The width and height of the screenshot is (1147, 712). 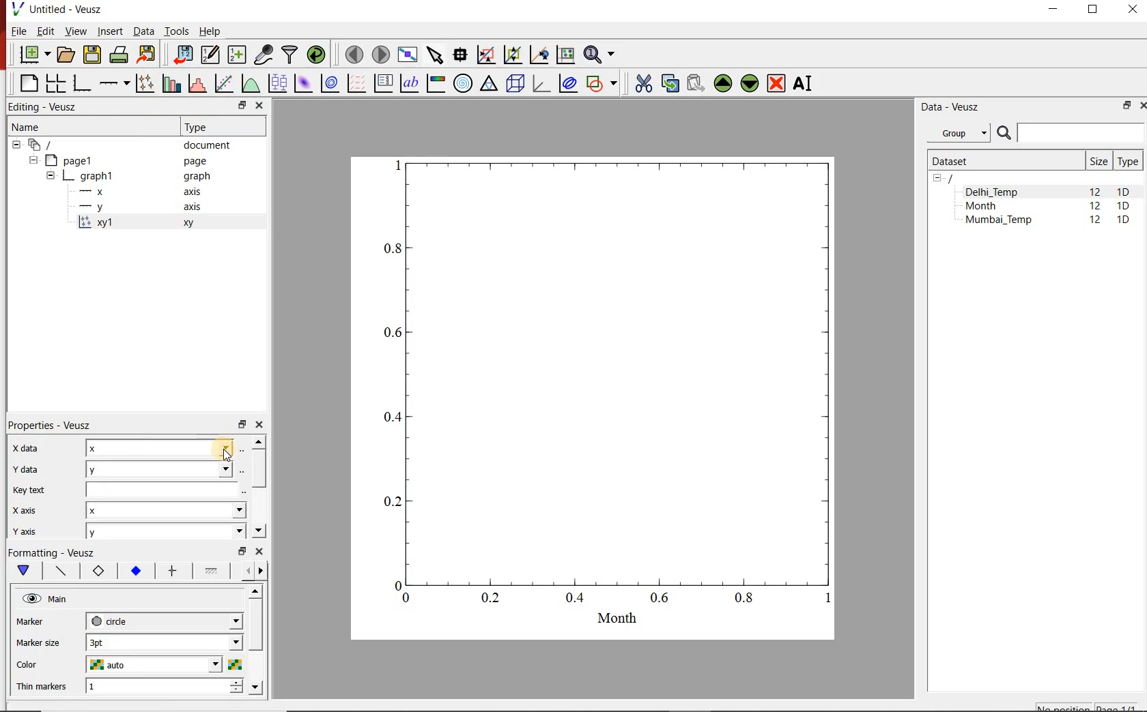 What do you see at coordinates (486, 55) in the screenshot?
I see `click or draw a rectangle to zoom graph indexes` at bounding box center [486, 55].